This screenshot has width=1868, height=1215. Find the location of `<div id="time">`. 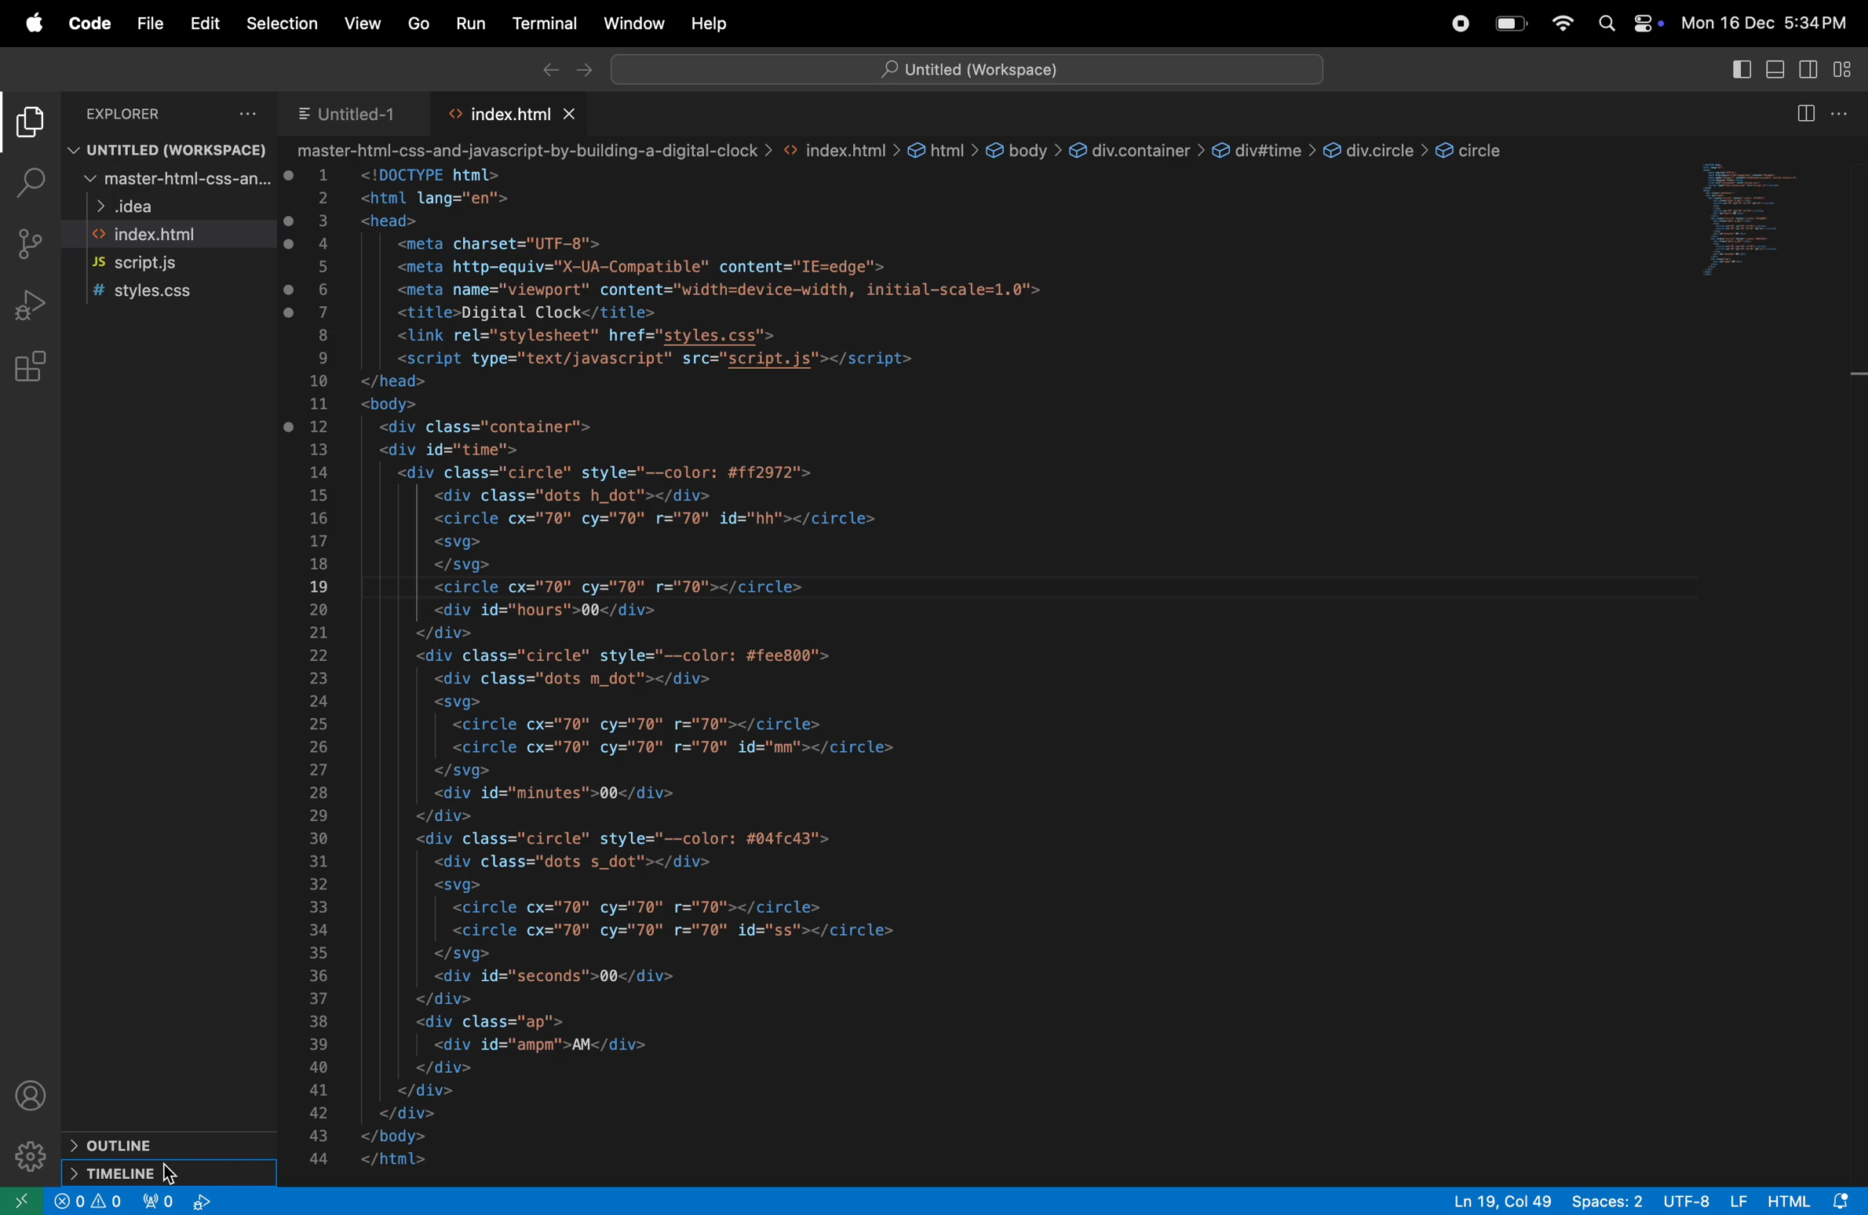

<div id="time"> is located at coordinates (449, 450).